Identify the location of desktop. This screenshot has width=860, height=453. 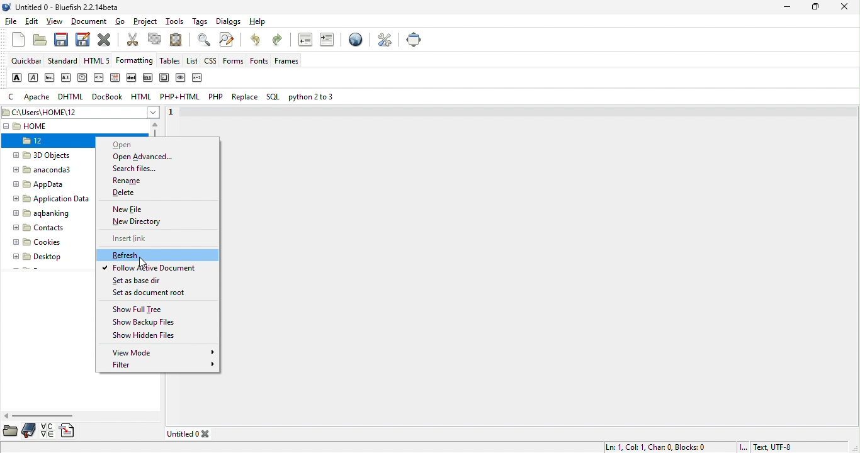
(42, 256).